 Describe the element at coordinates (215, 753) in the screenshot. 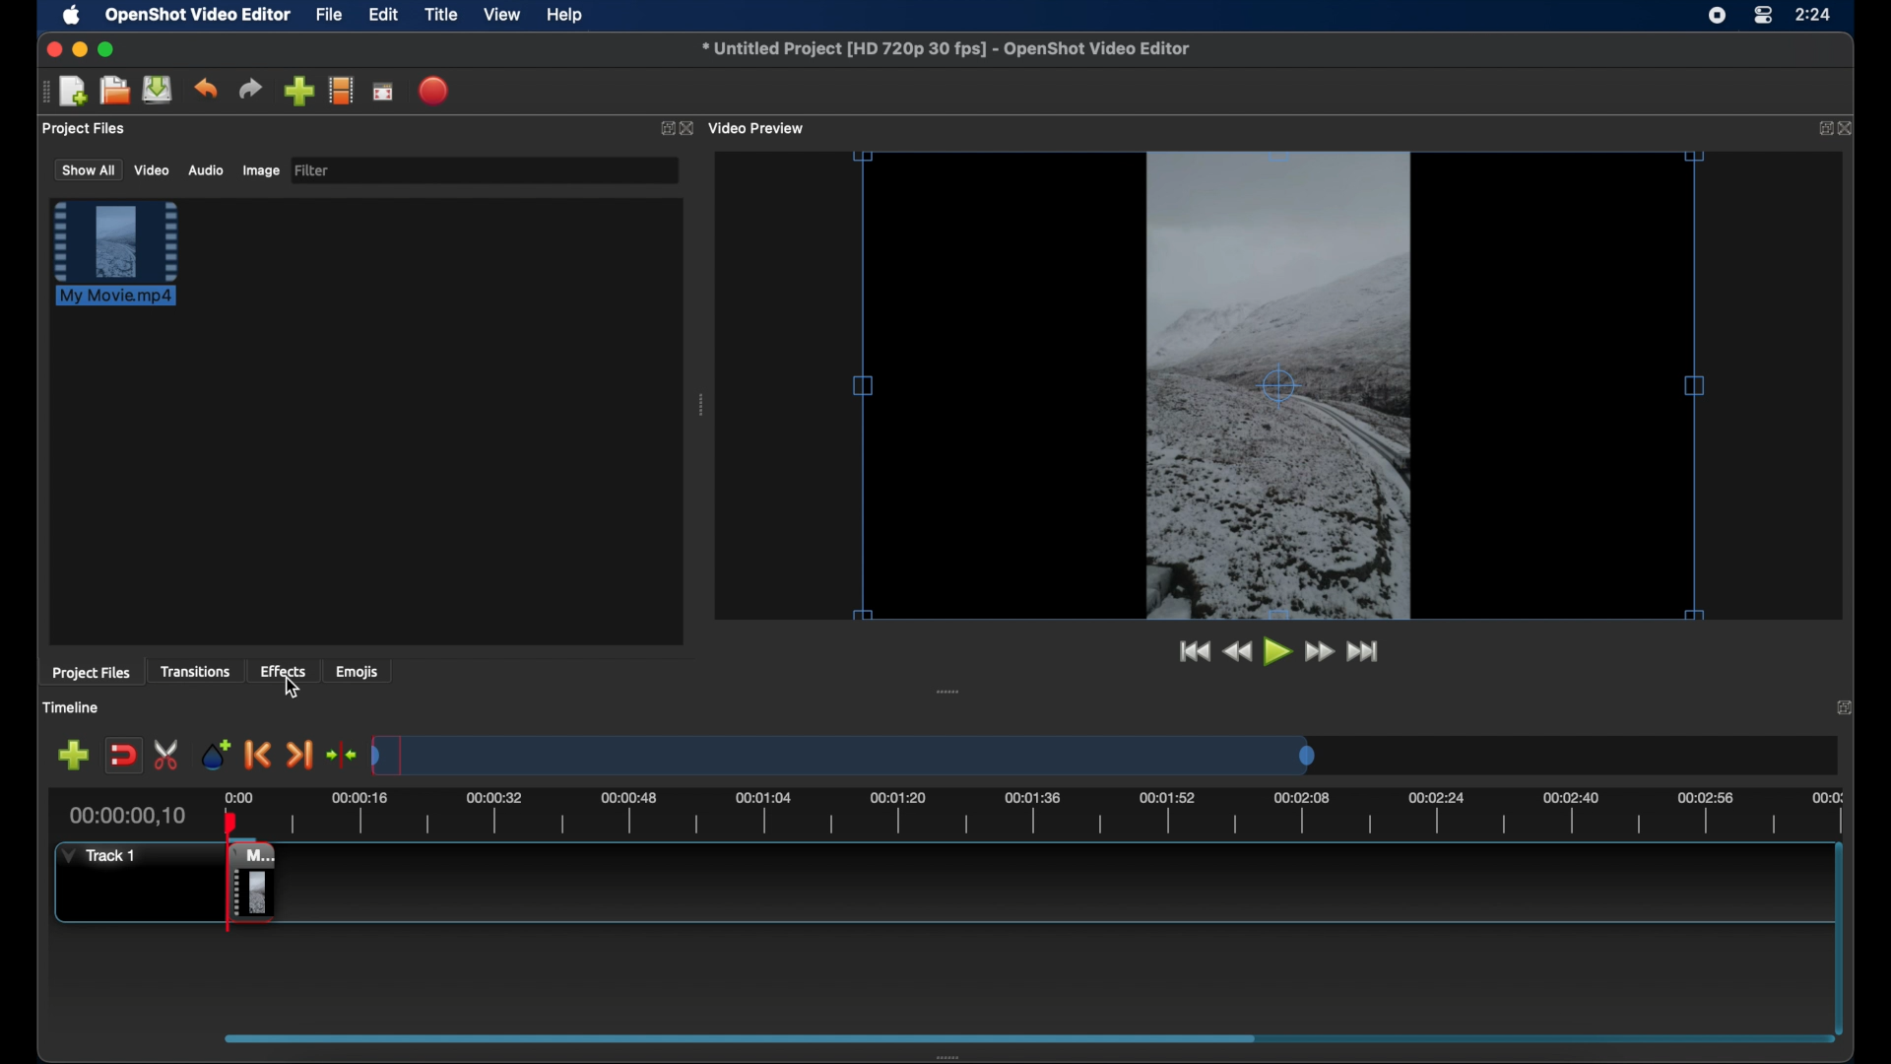

I see `add marker` at that location.